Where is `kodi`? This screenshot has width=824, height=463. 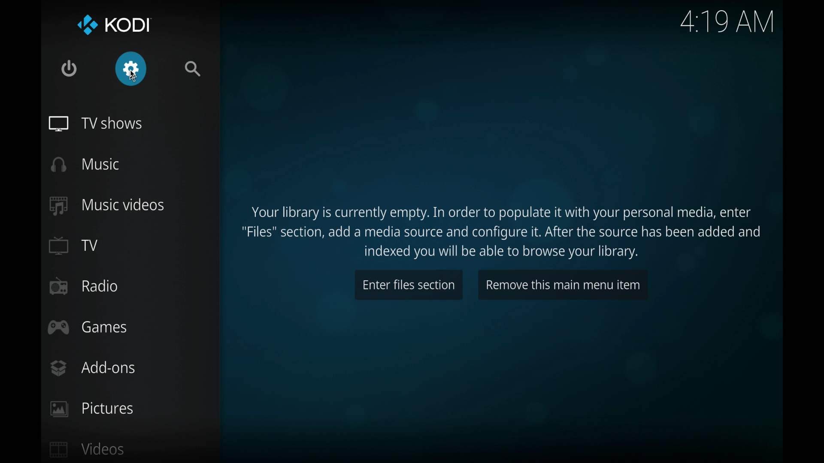 kodi is located at coordinates (115, 25).